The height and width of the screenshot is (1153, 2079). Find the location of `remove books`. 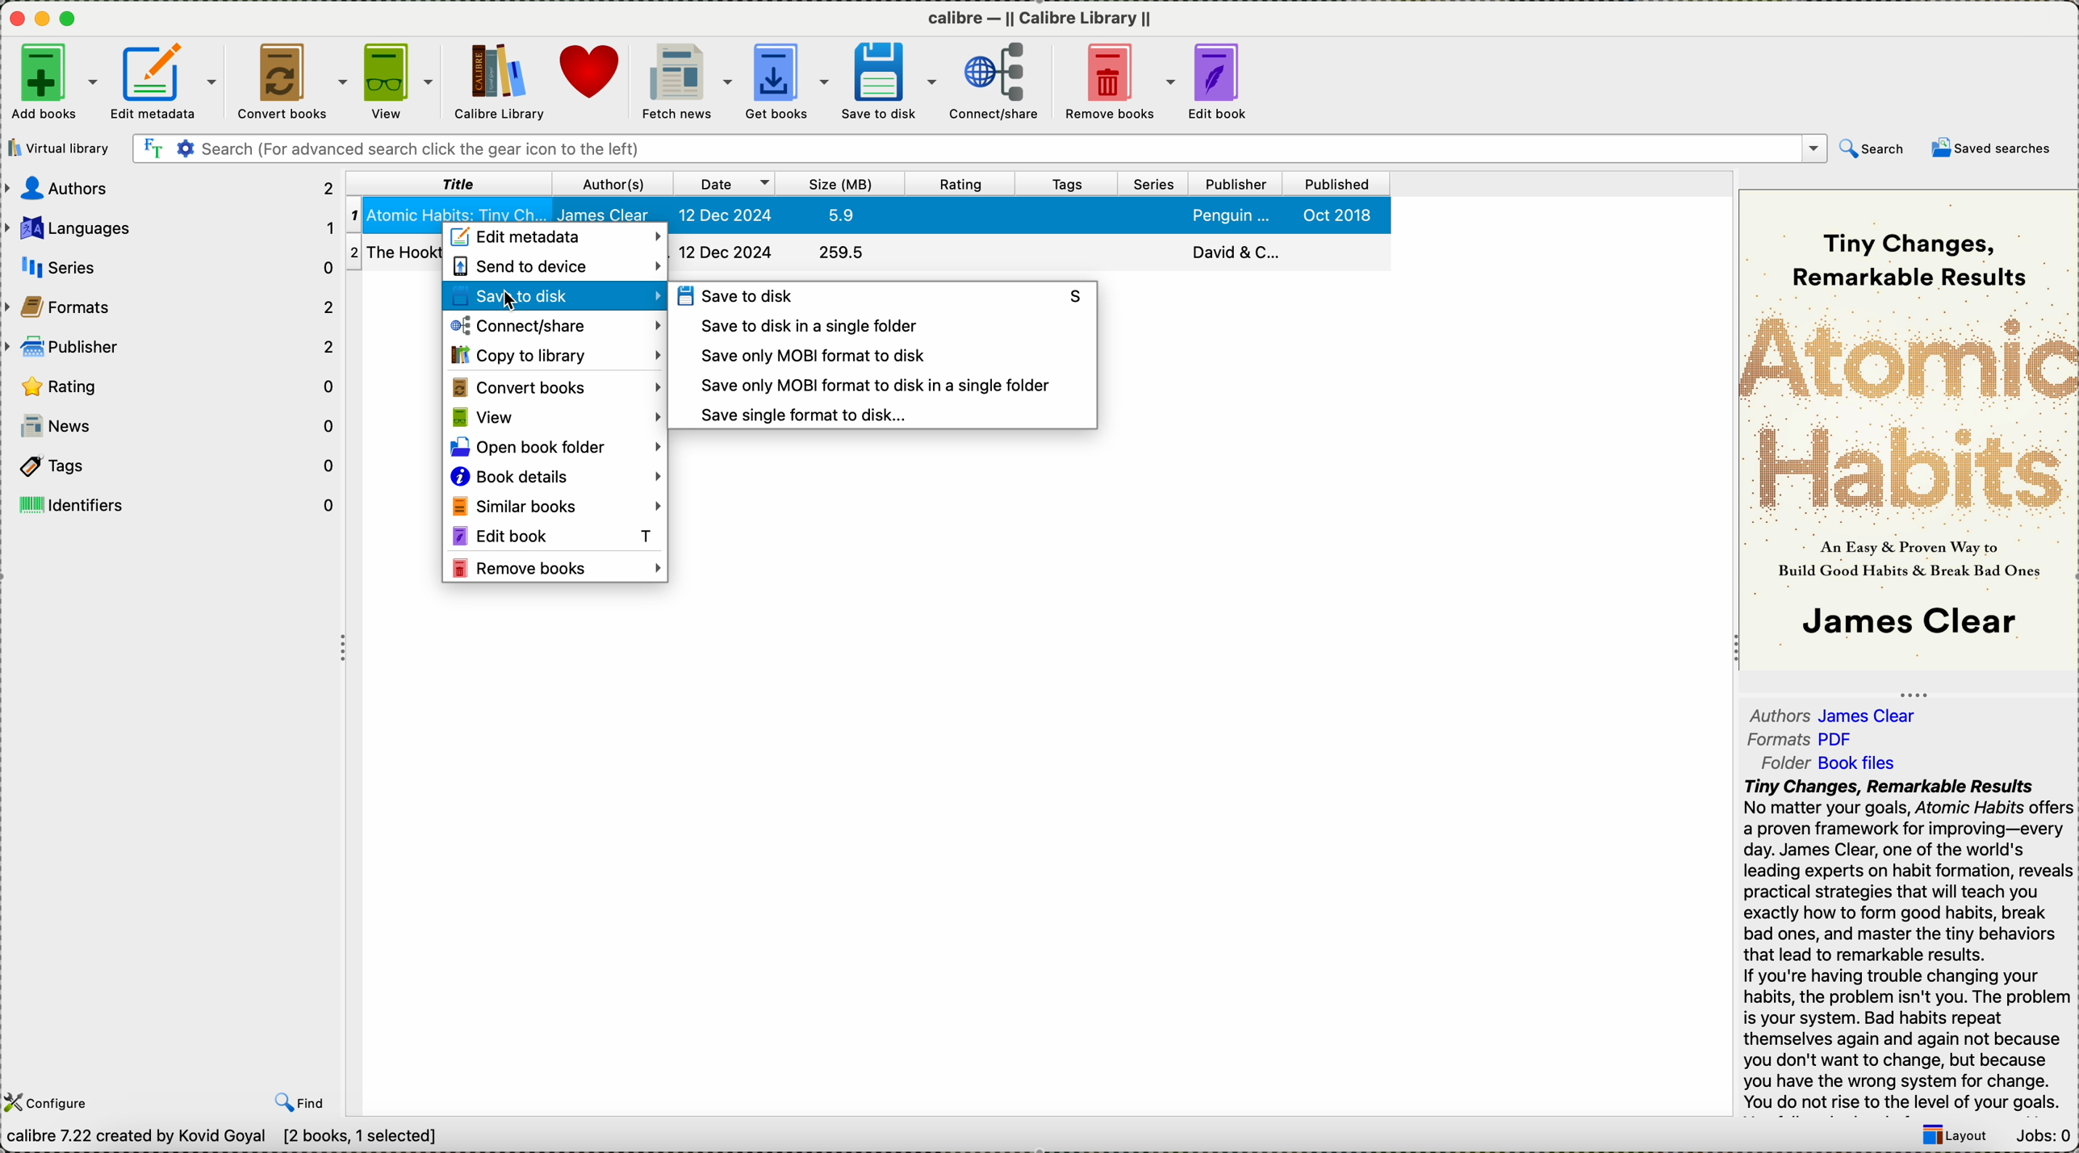

remove books is located at coordinates (1119, 81).